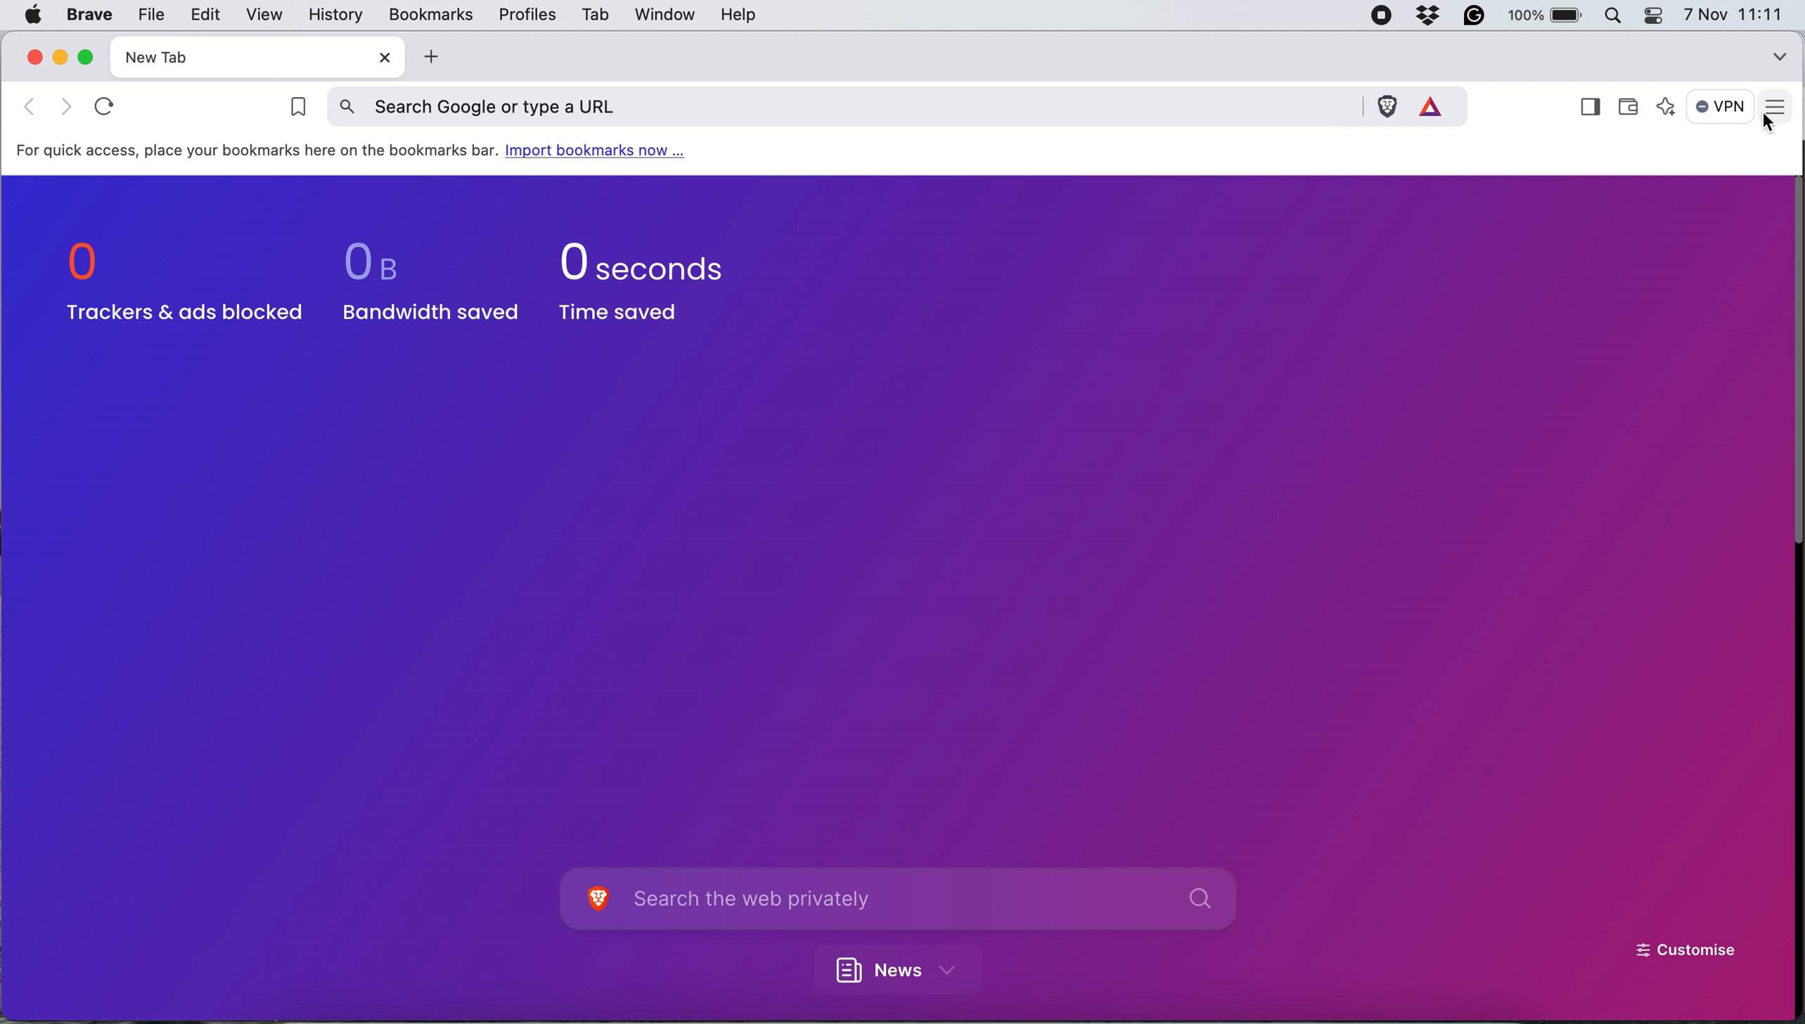  I want to click on new tab, so click(231, 57).